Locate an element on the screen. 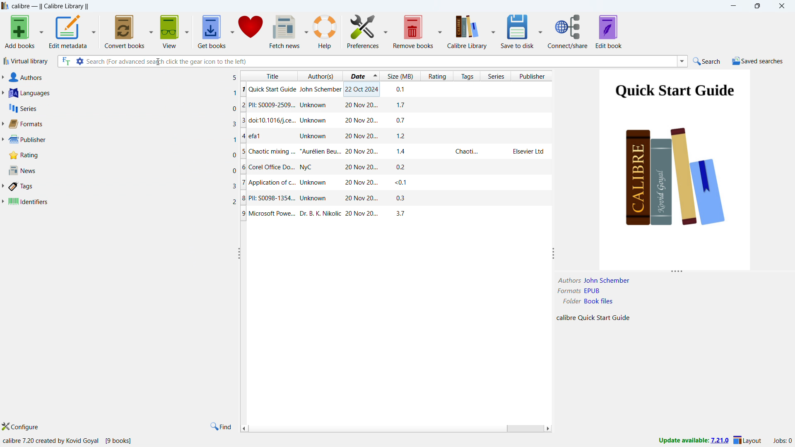  convert books is located at coordinates (125, 31).